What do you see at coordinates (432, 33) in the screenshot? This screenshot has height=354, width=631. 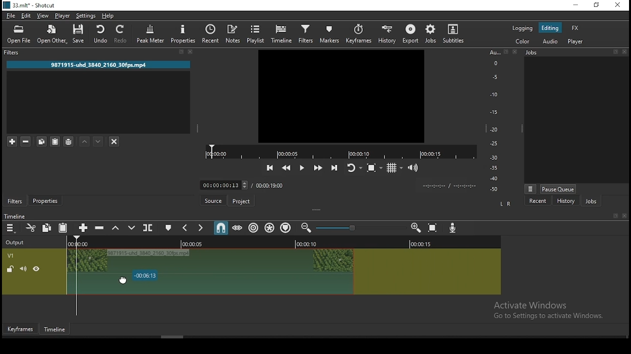 I see `jobs` at bounding box center [432, 33].